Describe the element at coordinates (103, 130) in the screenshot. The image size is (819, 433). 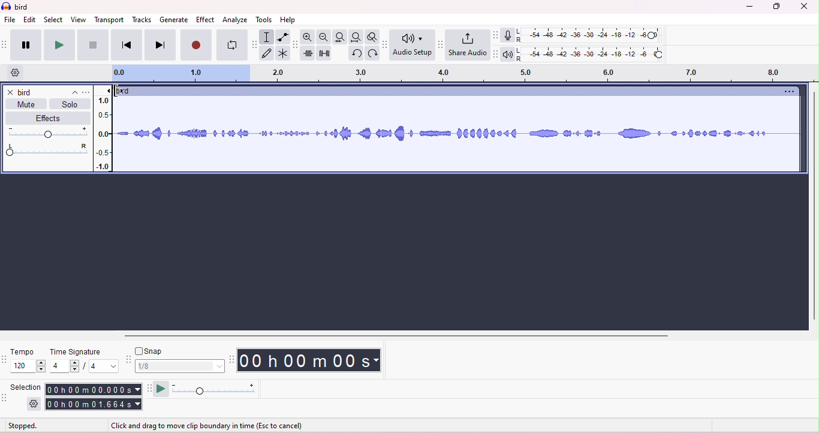
I see `amplitude` at that location.